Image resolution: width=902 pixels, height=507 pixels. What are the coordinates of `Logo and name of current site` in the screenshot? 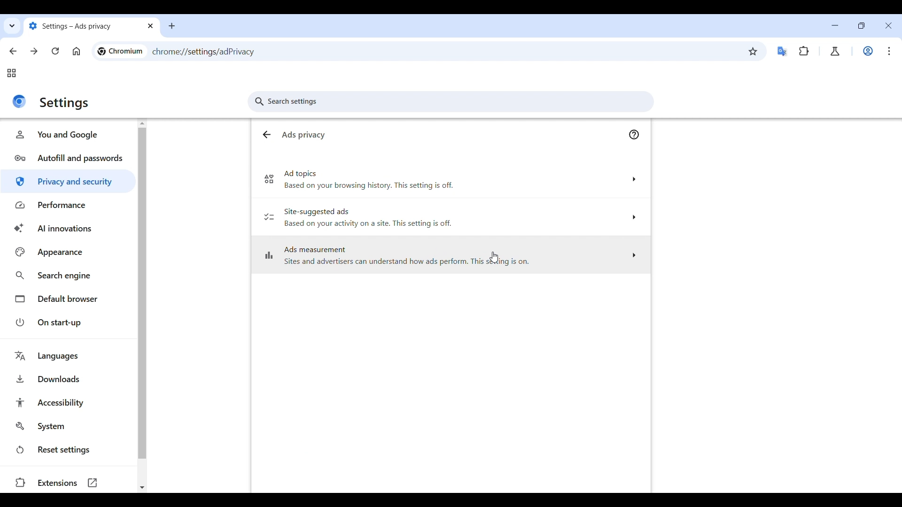 It's located at (120, 51).